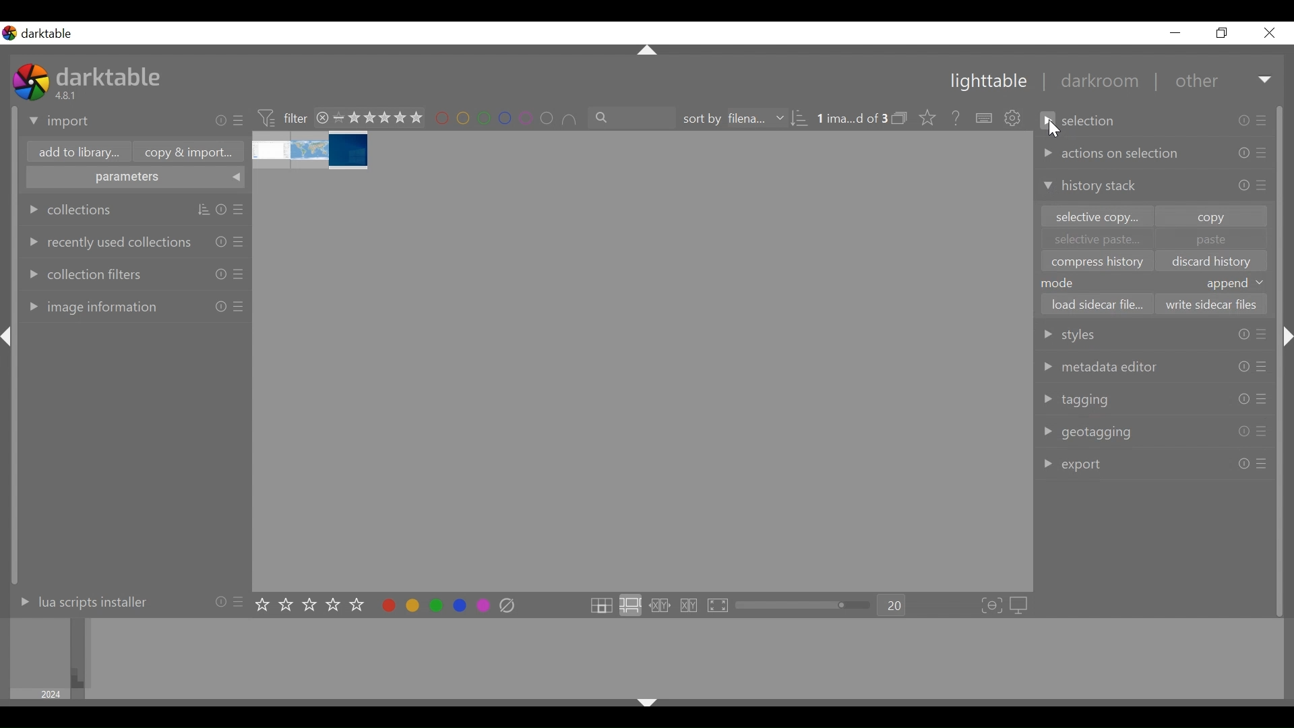 The height and width of the screenshot is (728, 1294). I want to click on info, so click(1244, 154).